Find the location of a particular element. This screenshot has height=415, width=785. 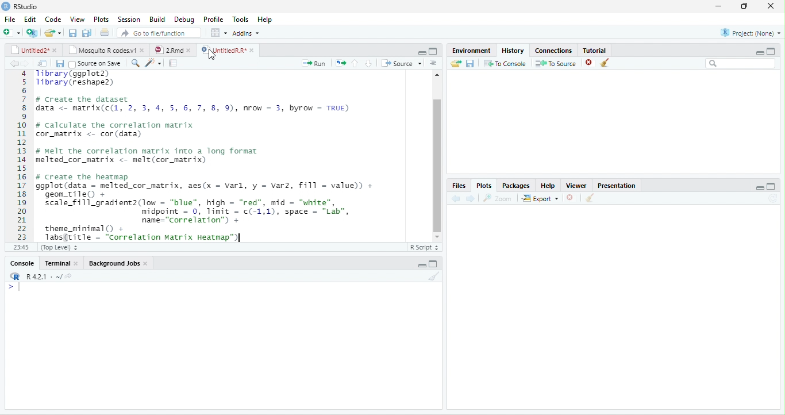

addins is located at coordinates (248, 33).